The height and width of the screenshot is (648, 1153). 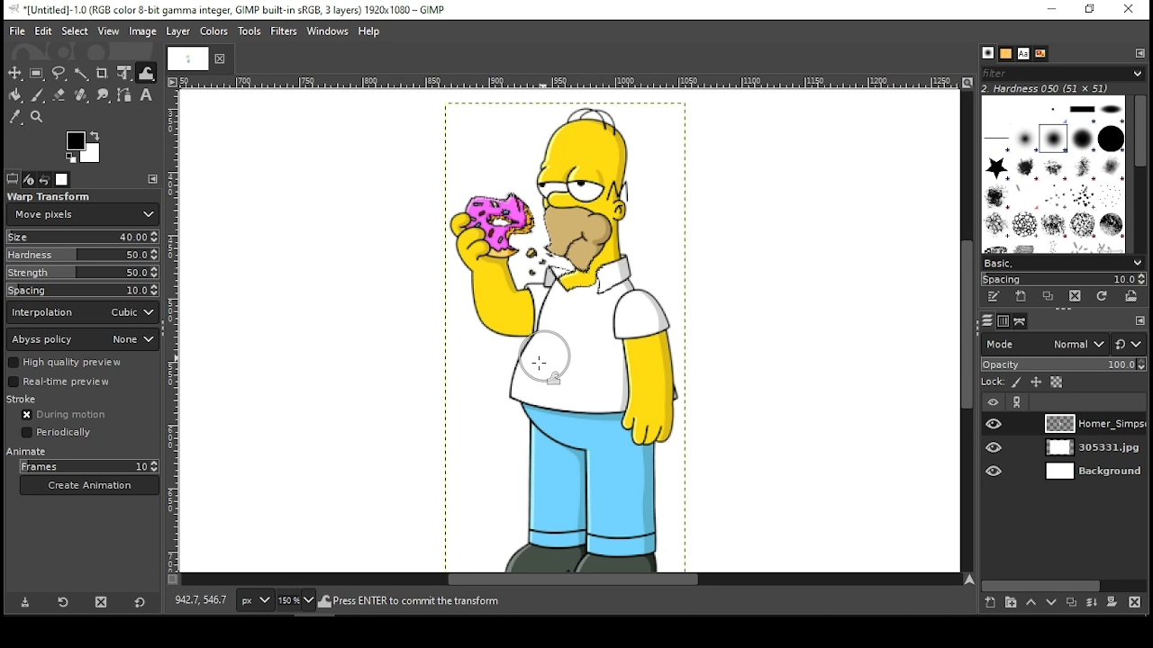 What do you see at coordinates (43, 31) in the screenshot?
I see `edit` at bounding box center [43, 31].